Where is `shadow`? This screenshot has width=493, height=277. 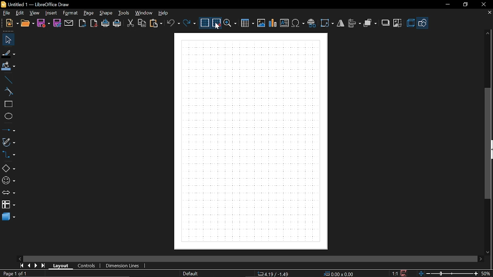
shadow is located at coordinates (386, 23).